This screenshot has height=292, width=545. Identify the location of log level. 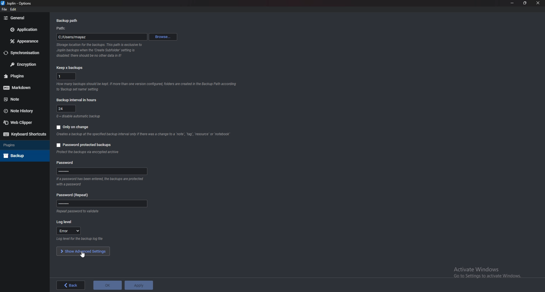
(66, 222).